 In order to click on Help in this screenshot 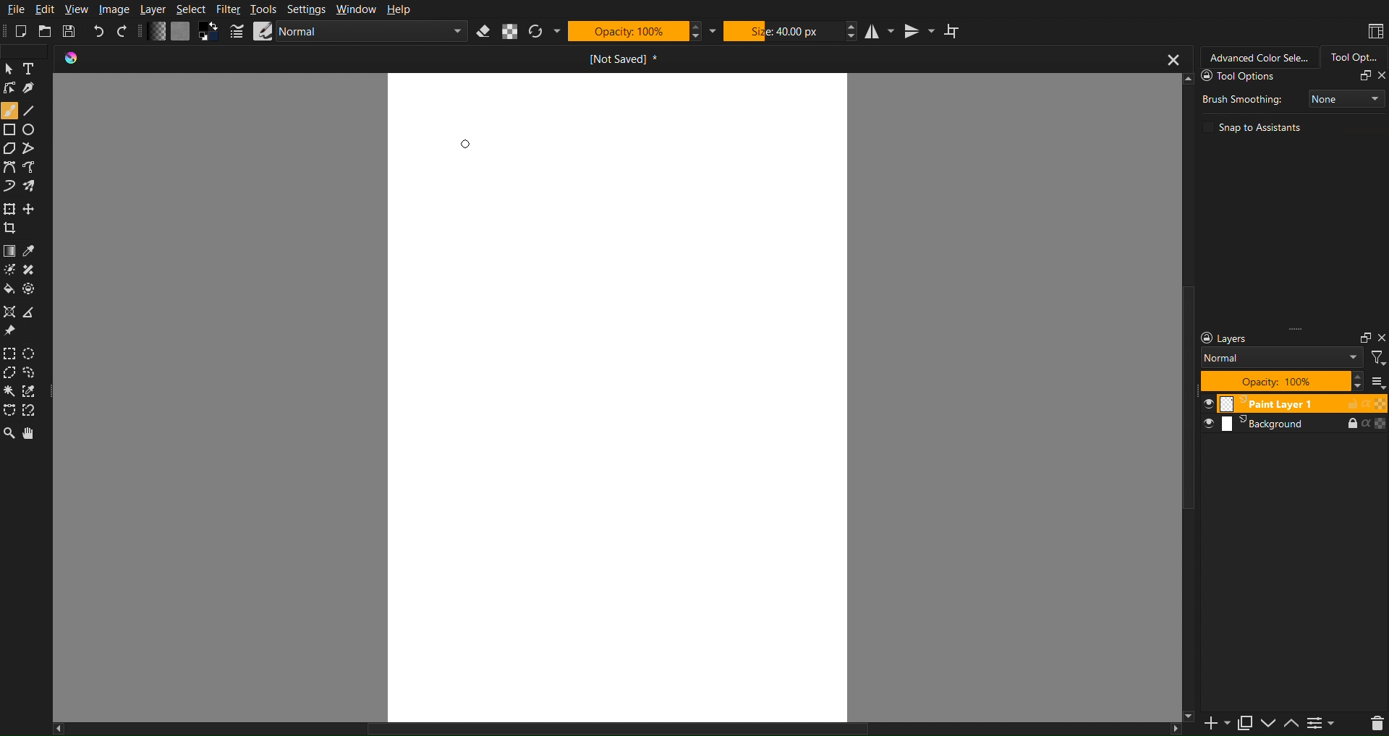, I will do `click(399, 9)`.